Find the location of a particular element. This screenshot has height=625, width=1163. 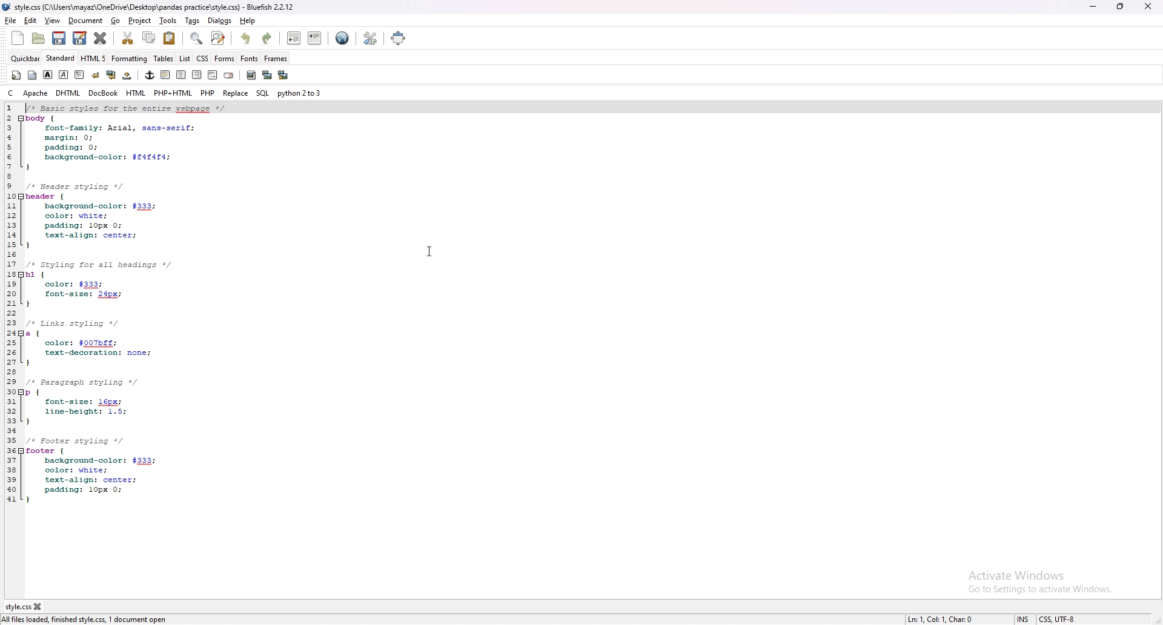

right justify is located at coordinates (197, 75).